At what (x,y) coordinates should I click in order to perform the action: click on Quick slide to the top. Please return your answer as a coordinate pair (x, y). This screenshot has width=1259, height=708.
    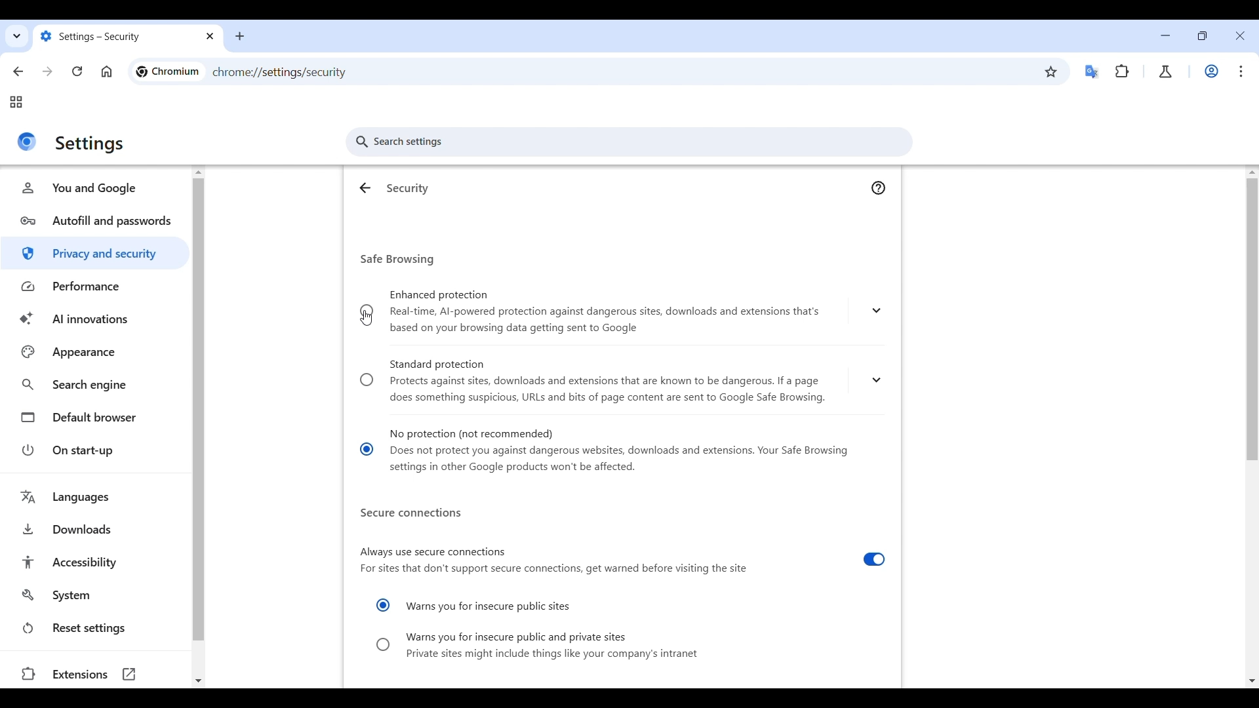
    Looking at the image, I should click on (199, 172).